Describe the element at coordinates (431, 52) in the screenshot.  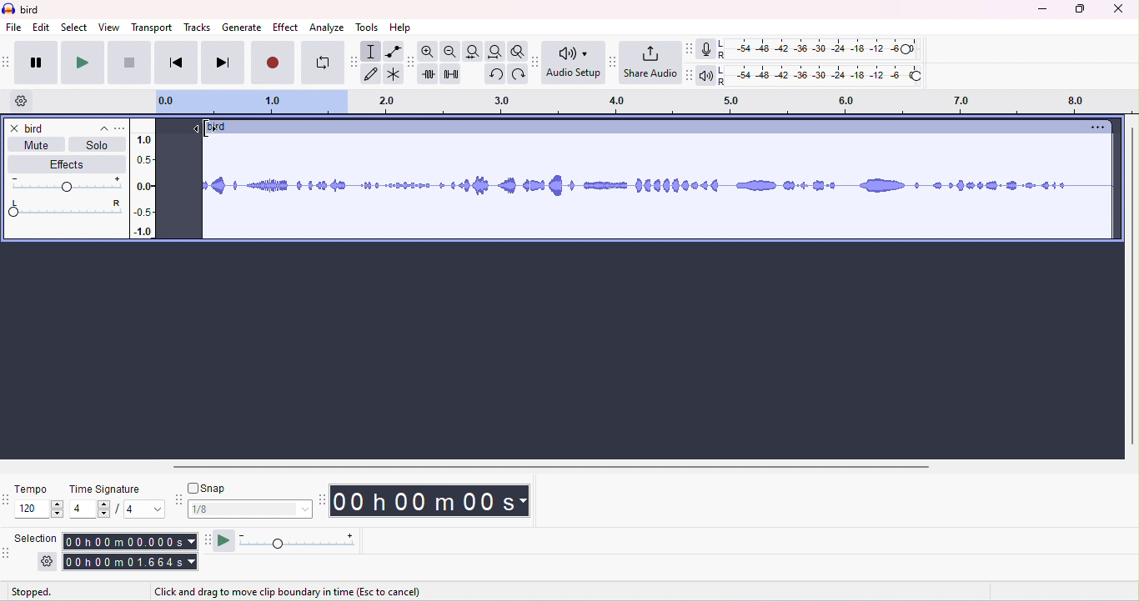
I see `zoom in` at that location.